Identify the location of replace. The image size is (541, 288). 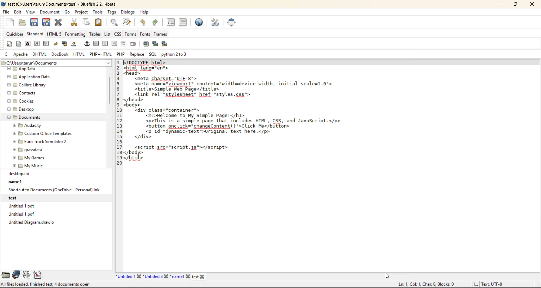
(138, 54).